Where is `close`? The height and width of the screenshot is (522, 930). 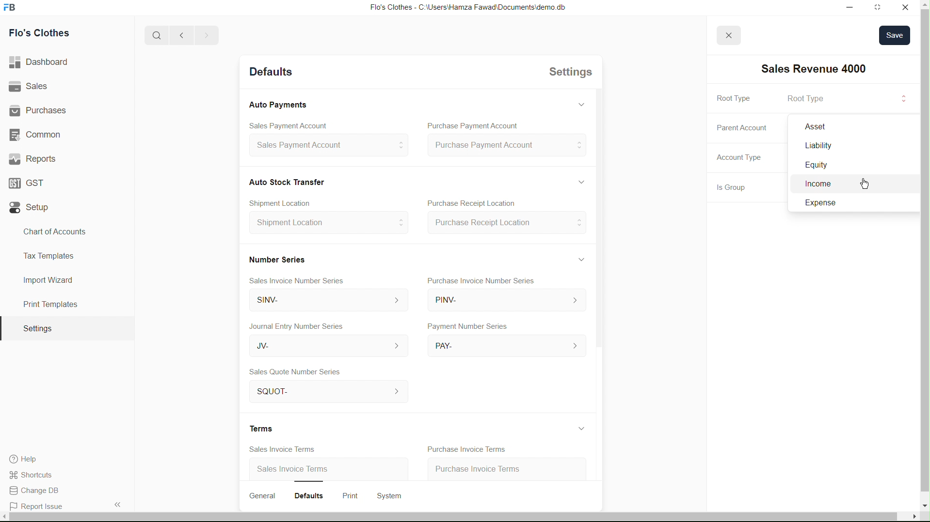
close is located at coordinates (730, 35).